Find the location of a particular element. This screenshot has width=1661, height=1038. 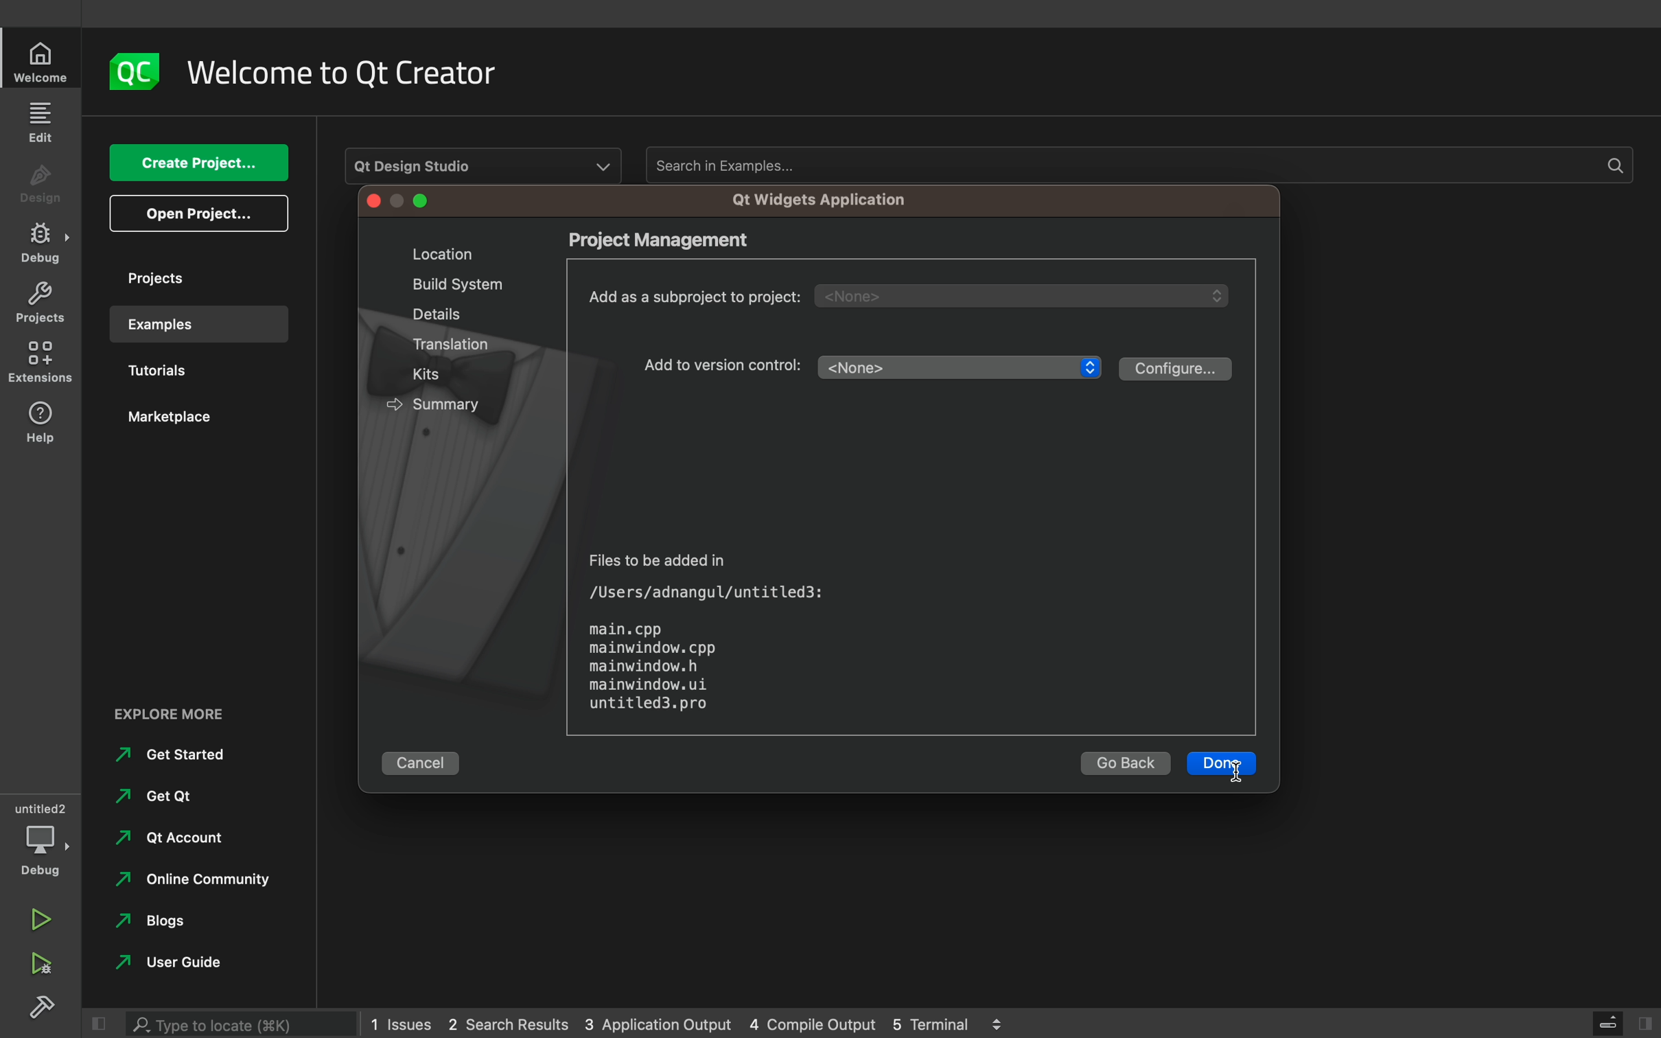

Qt Design is located at coordinates (483, 165).